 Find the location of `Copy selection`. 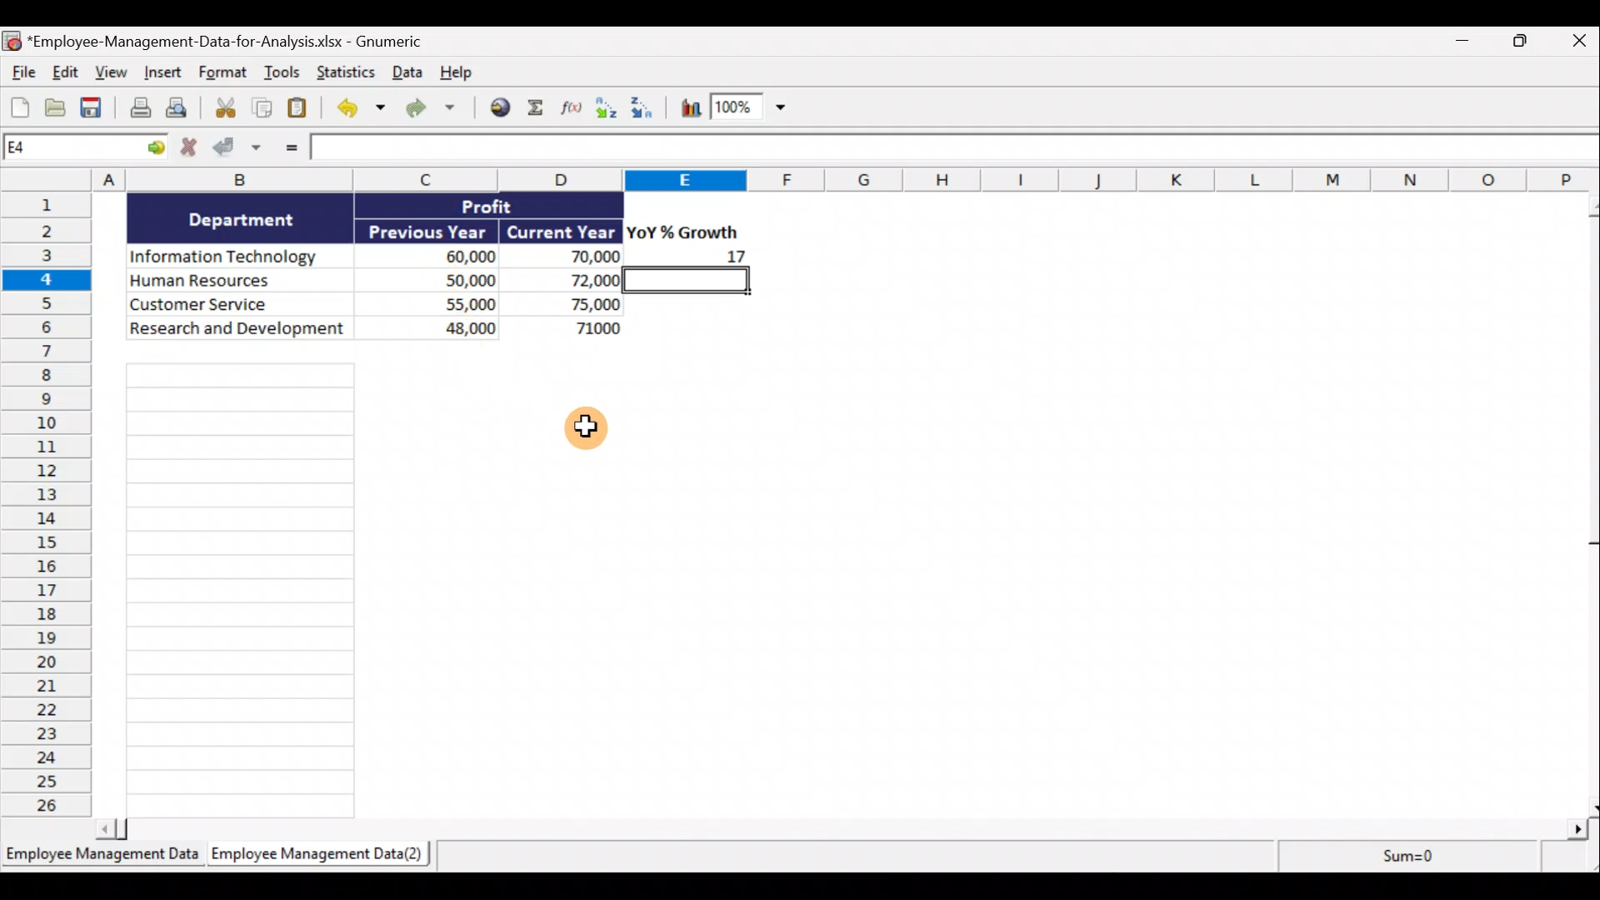

Copy selection is located at coordinates (262, 109).